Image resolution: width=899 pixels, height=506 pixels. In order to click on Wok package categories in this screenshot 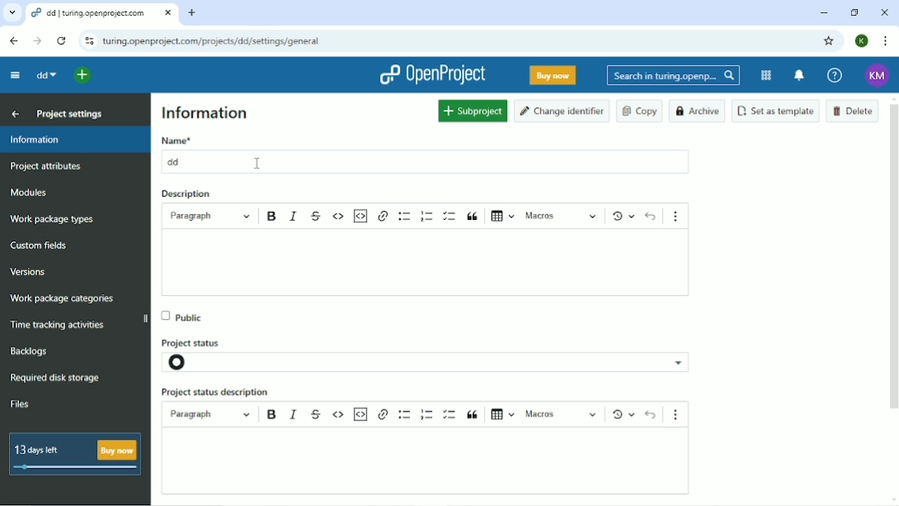, I will do `click(63, 299)`.